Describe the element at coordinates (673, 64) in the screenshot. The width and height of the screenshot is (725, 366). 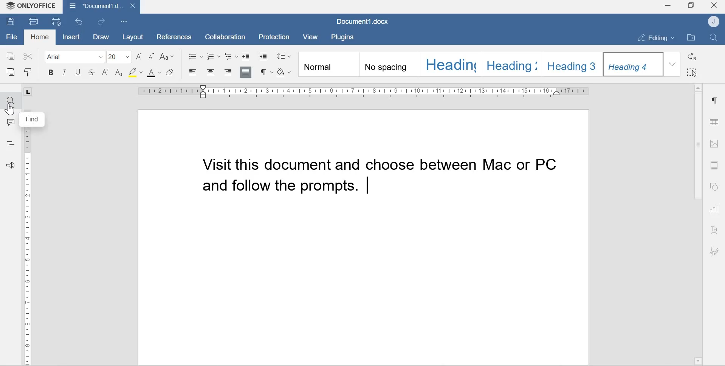
I see `Dropdown` at that location.